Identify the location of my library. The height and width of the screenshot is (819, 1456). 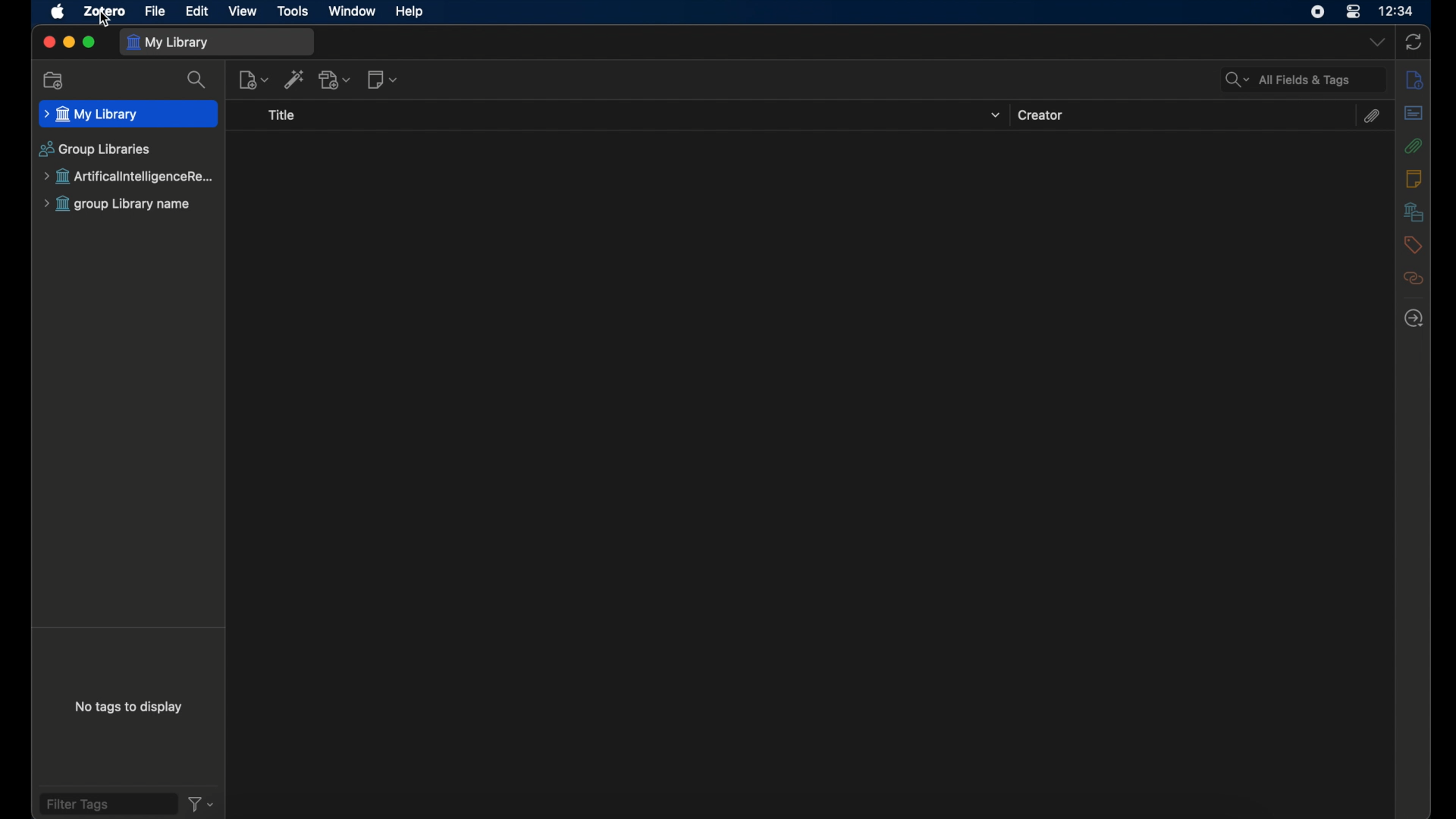
(218, 42).